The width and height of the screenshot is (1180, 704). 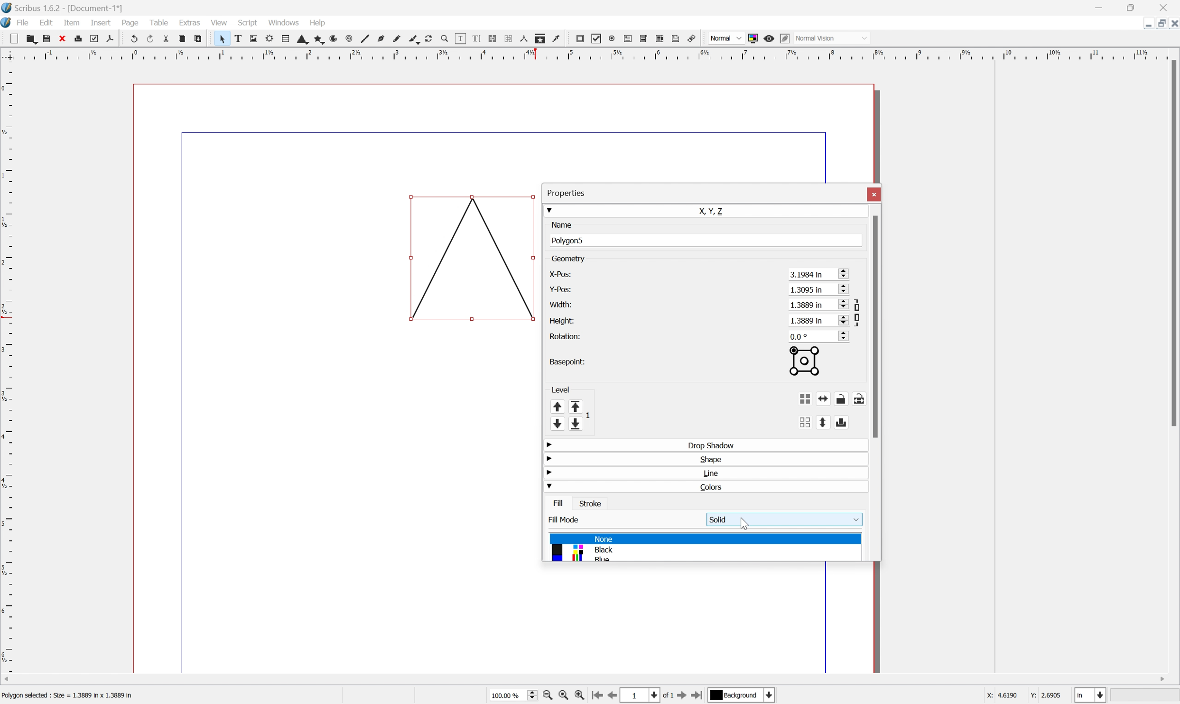 What do you see at coordinates (548, 473) in the screenshot?
I see `Drop Down` at bounding box center [548, 473].